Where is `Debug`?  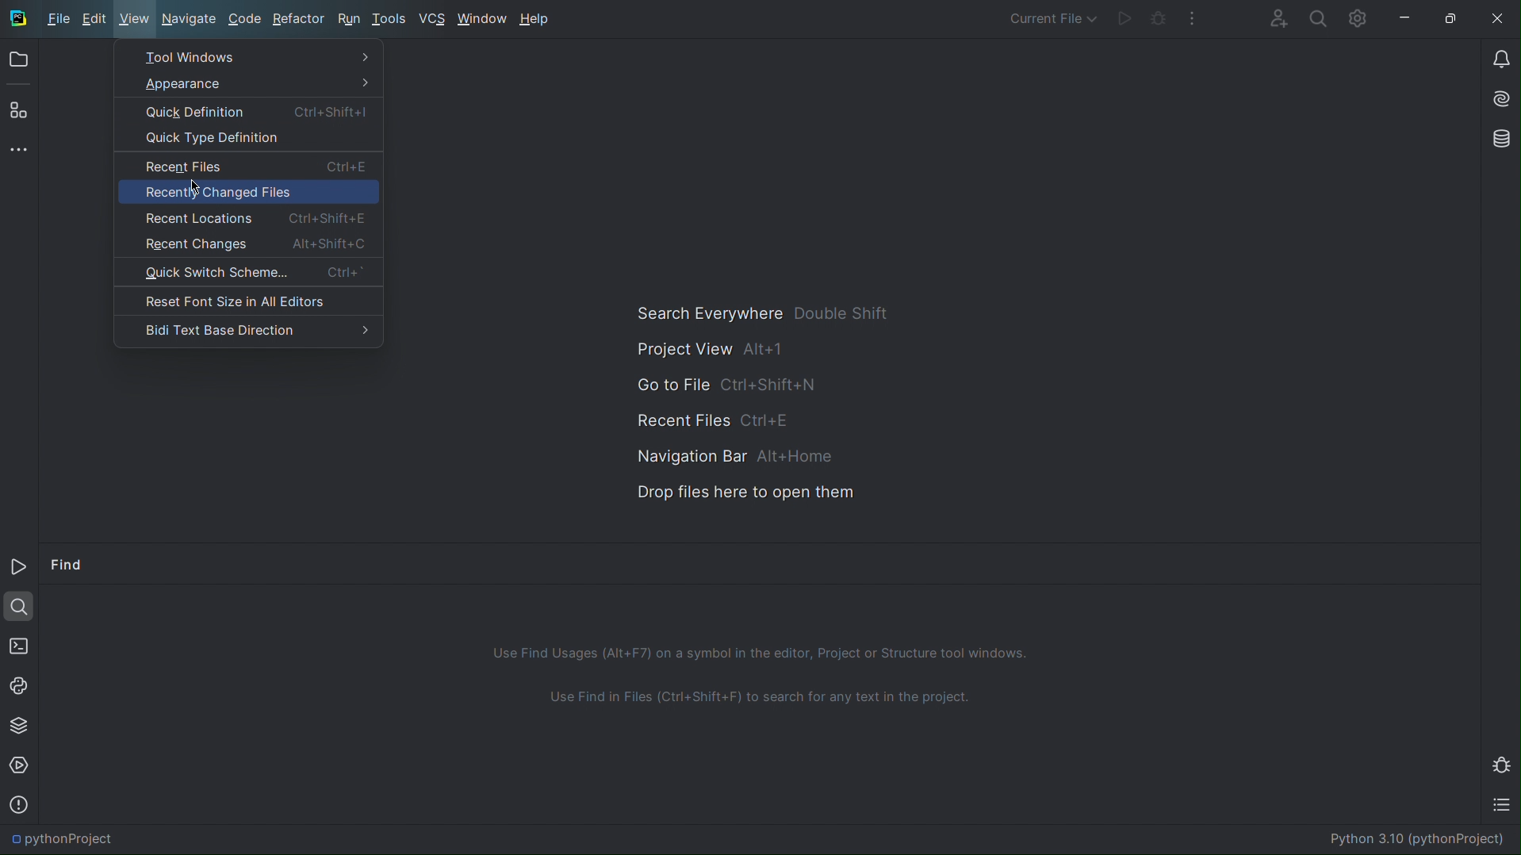 Debug is located at coordinates (1159, 17).